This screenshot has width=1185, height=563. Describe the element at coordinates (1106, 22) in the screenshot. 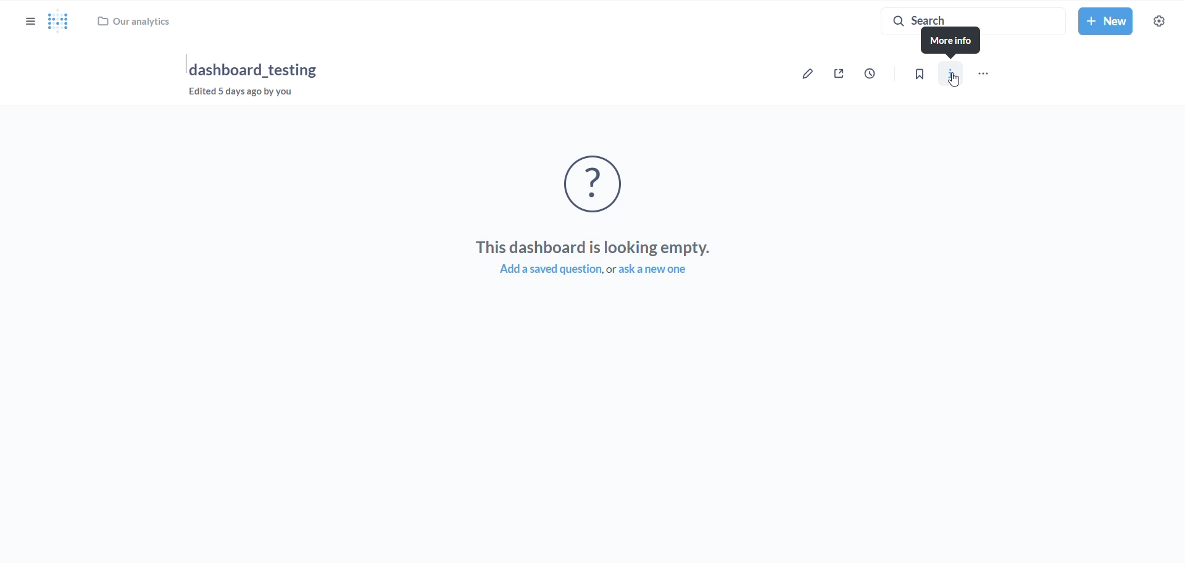

I see `new ` at that location.